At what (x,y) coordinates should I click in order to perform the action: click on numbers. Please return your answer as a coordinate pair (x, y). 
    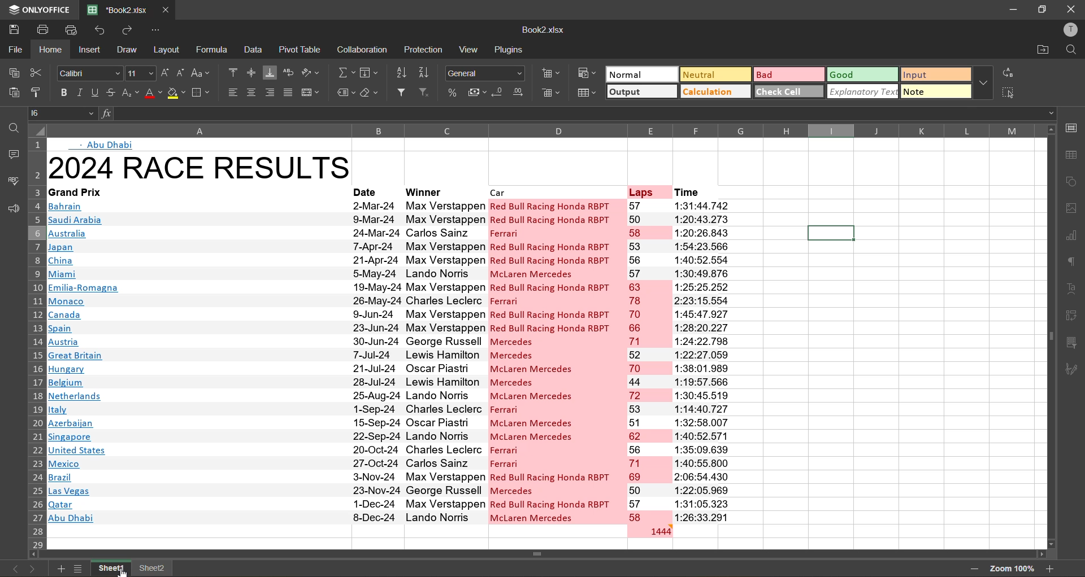
    Looking at the image, I should click on (648, 361).